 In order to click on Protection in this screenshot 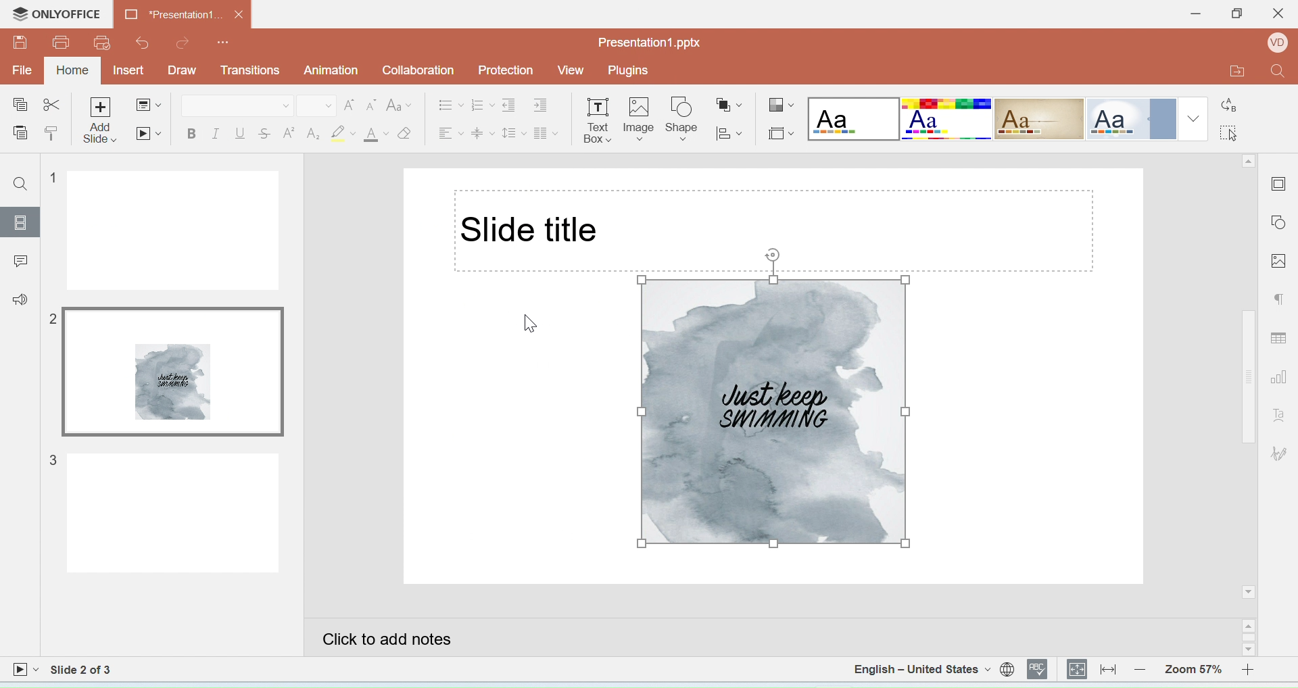, I will do `click(510, 71)`.